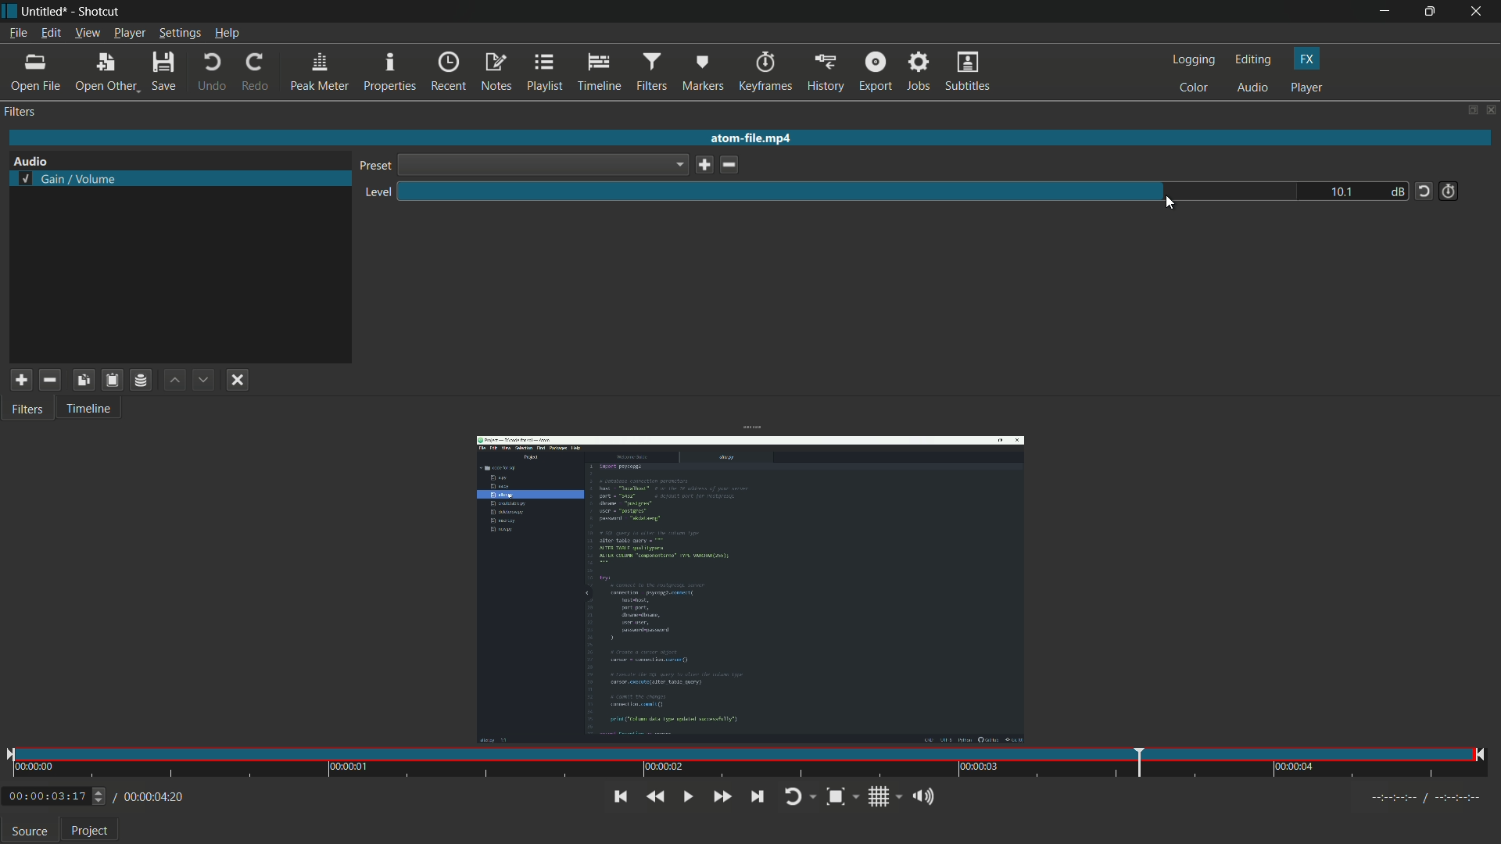  What do you see at coordinates (654, 797) in the screenshot?
I see `quickly play backward` at bounding box center [654, 797].